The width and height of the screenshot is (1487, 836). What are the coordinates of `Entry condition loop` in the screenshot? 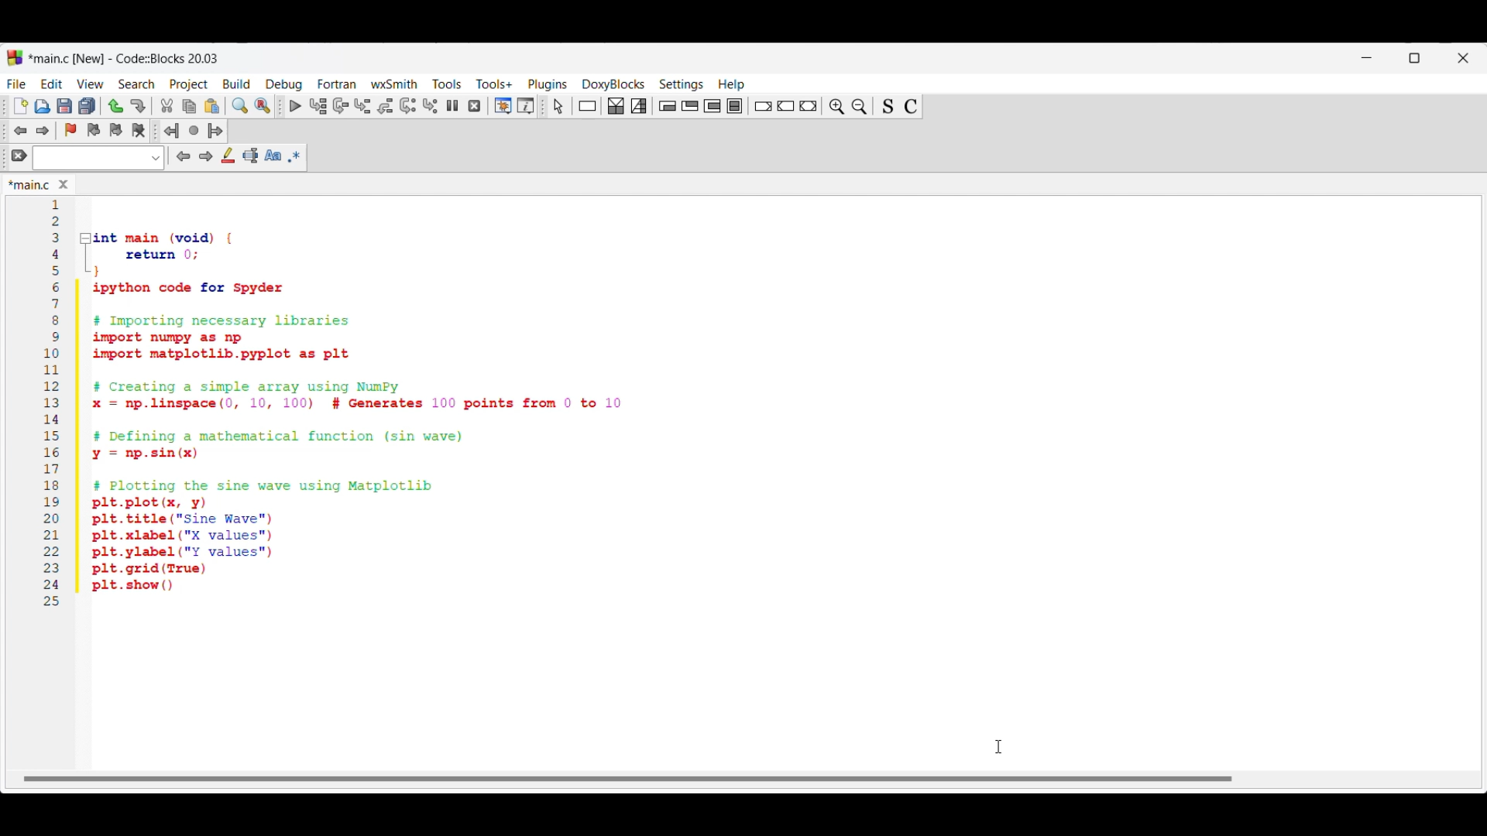 It's located at (667, 106).